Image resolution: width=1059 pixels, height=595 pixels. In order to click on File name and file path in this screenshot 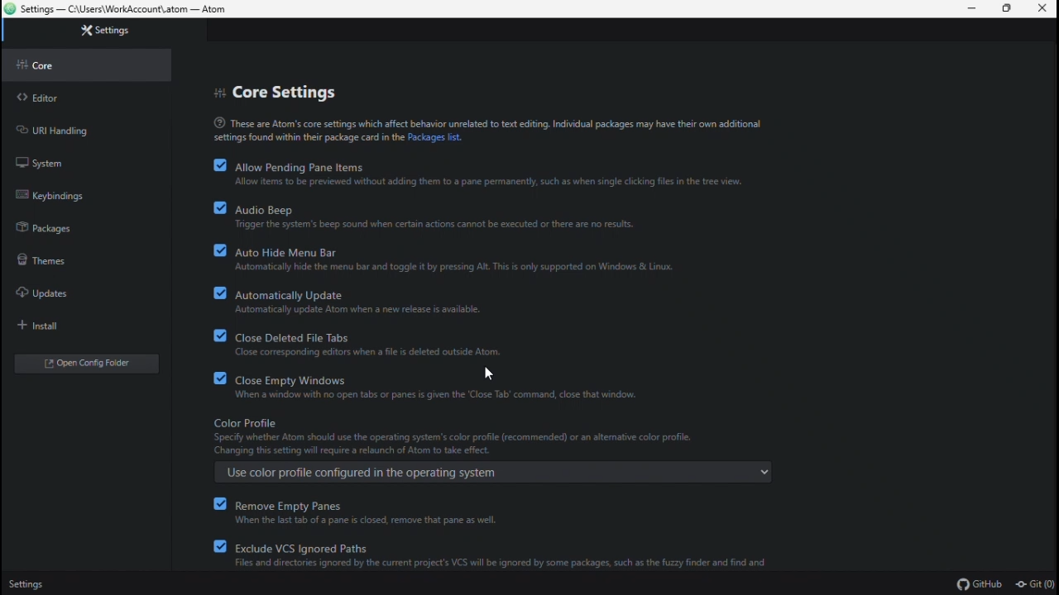, I will do `click(117, 10)`.